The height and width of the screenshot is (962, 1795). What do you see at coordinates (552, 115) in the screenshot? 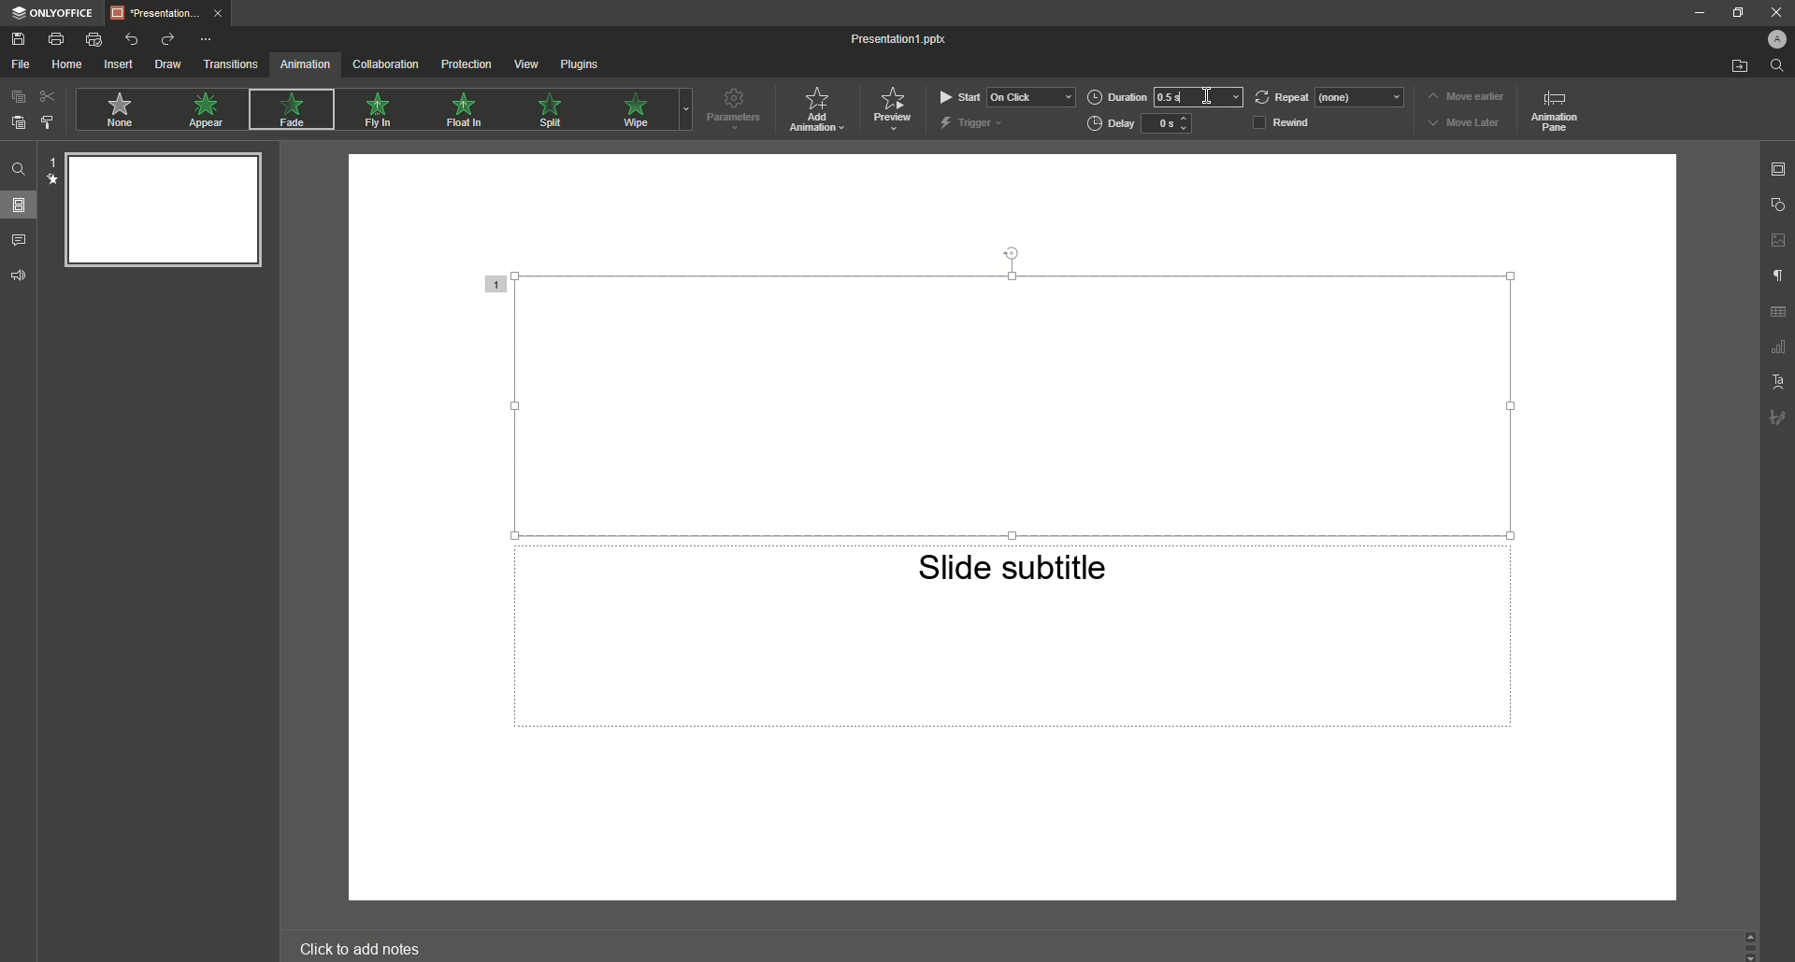
I see `Spill` at bounding box center [552, 115].